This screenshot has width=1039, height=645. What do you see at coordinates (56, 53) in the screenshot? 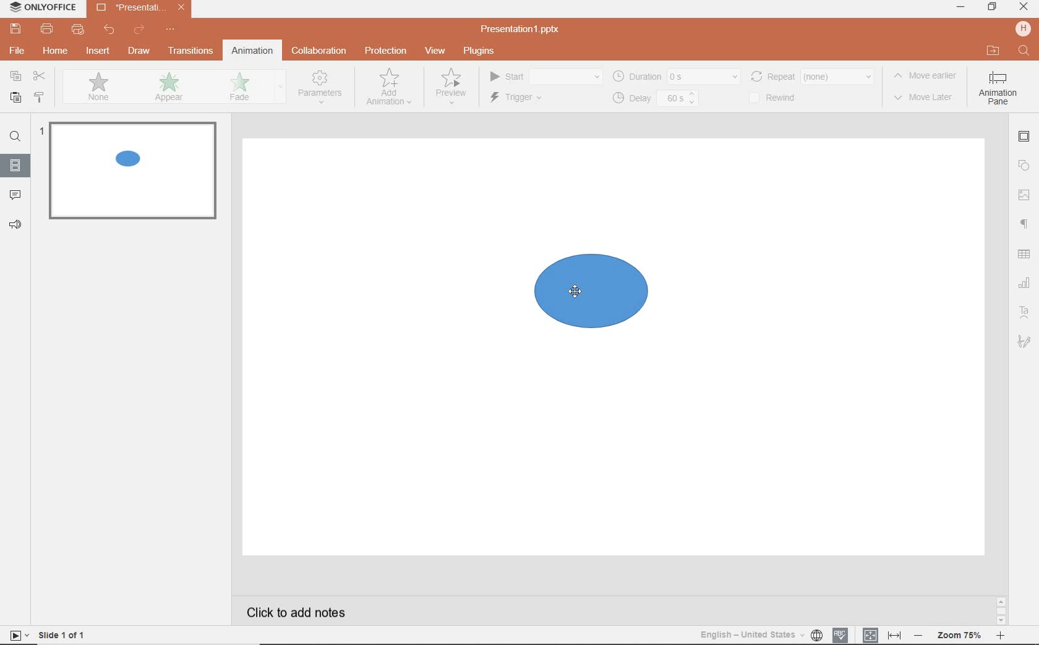
I see `home` at bounding box center [56, 53].